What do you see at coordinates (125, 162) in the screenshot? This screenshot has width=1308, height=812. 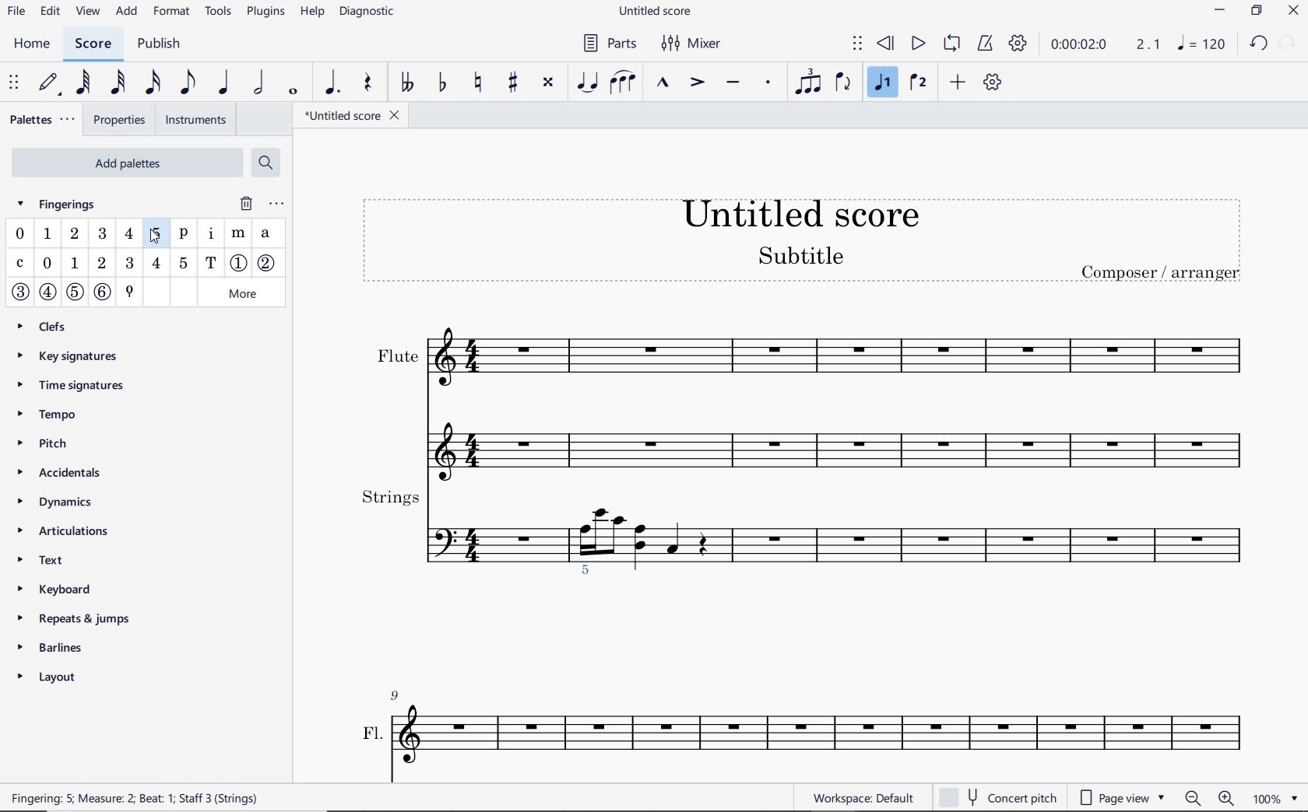 I see `add palettes` at bounding box center [125, 162].